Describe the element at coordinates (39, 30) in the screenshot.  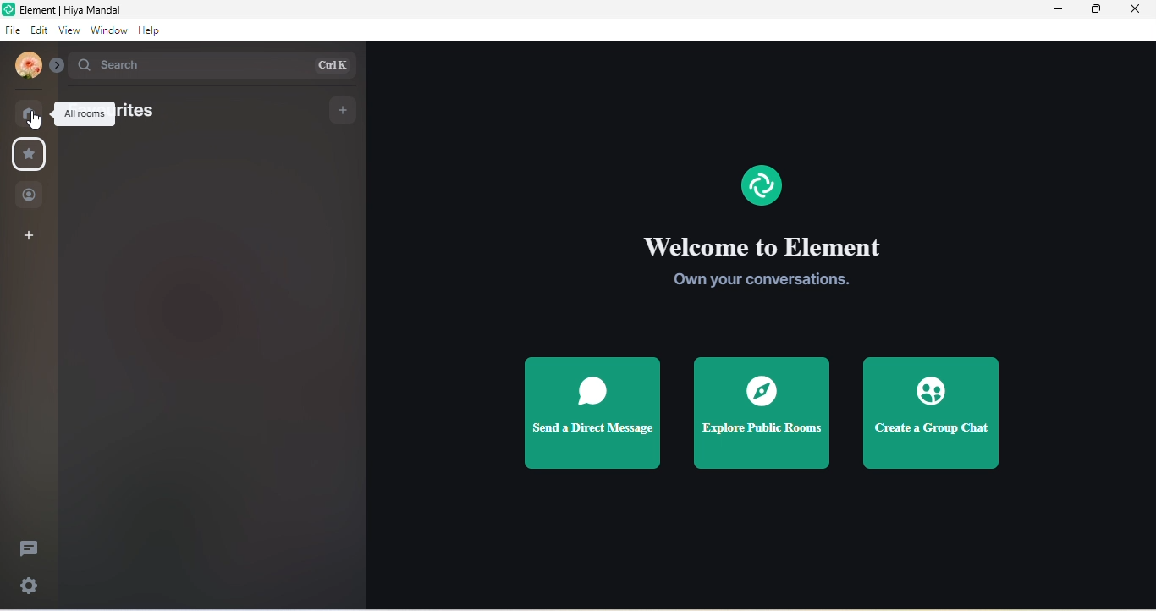
I see `Edit` at that location.